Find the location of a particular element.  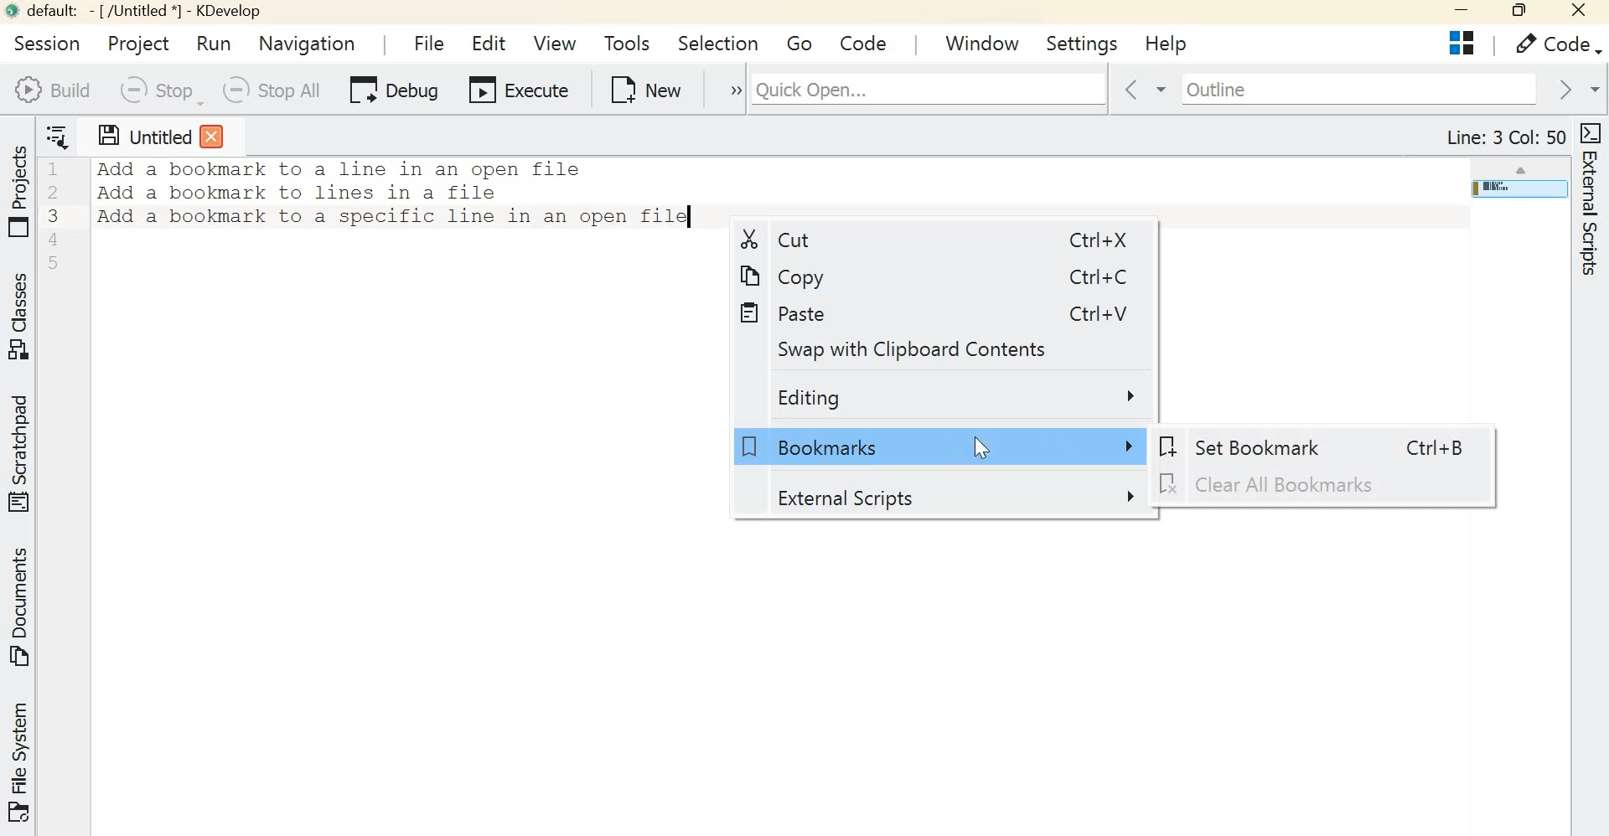

Outline is located at coordinates (1356, 89).